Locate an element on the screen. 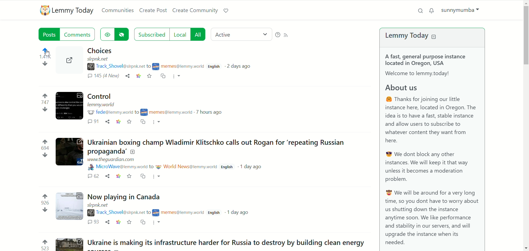 The height and width of the screenshot is (251, 529). save is located at coordinates (130, 122).